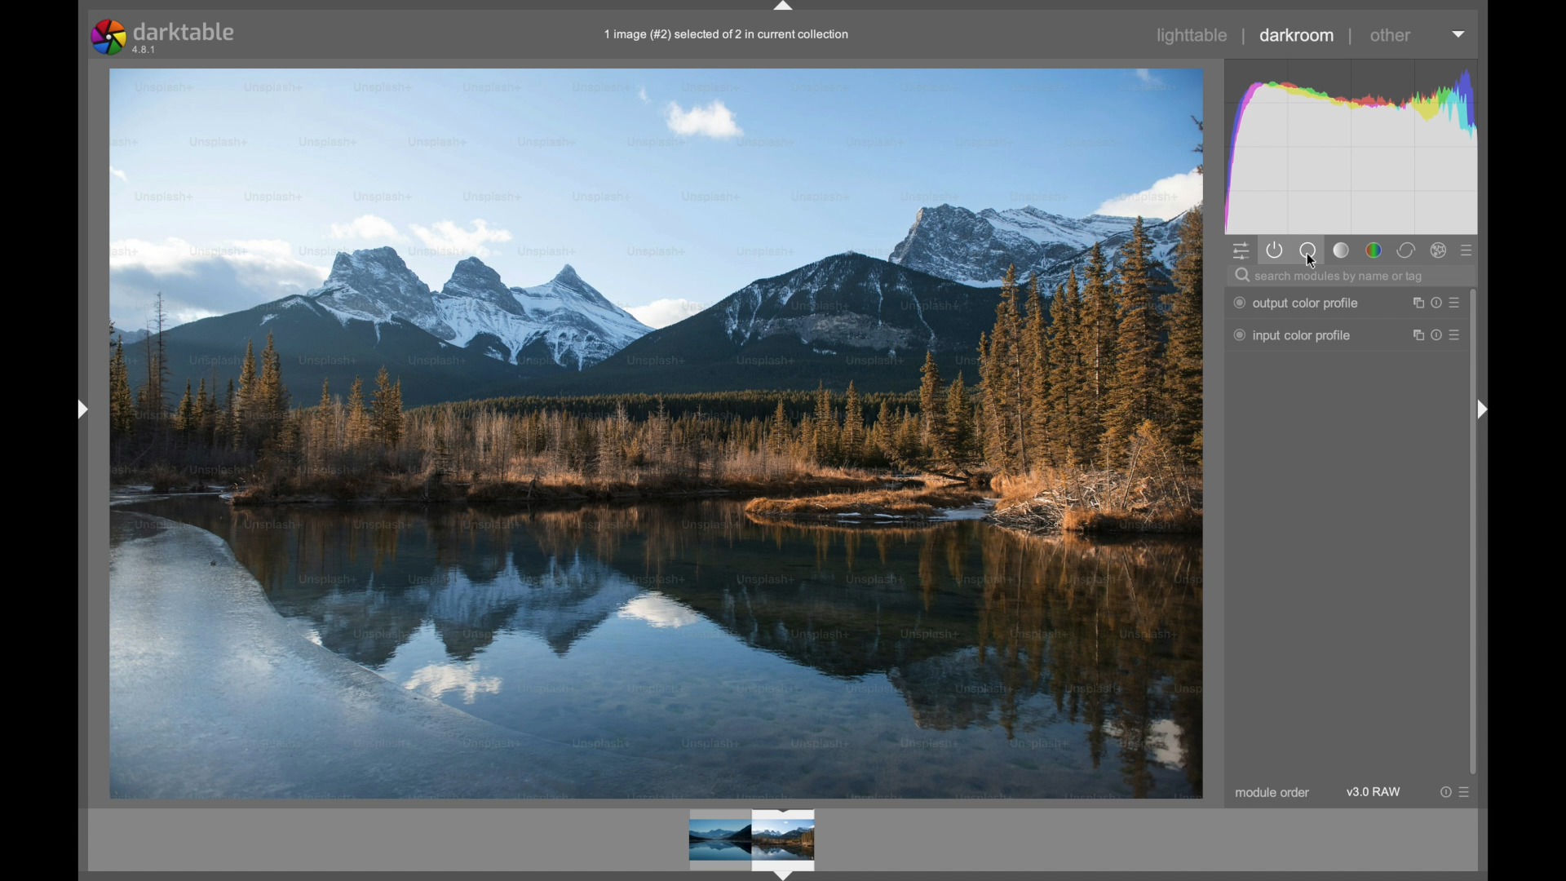 The height and width of the screenshot is (881, 1566). What do you see at coordinates (1296, 303) in the screenshot?
I see `output color profile` at bounding box center [1296, 303].